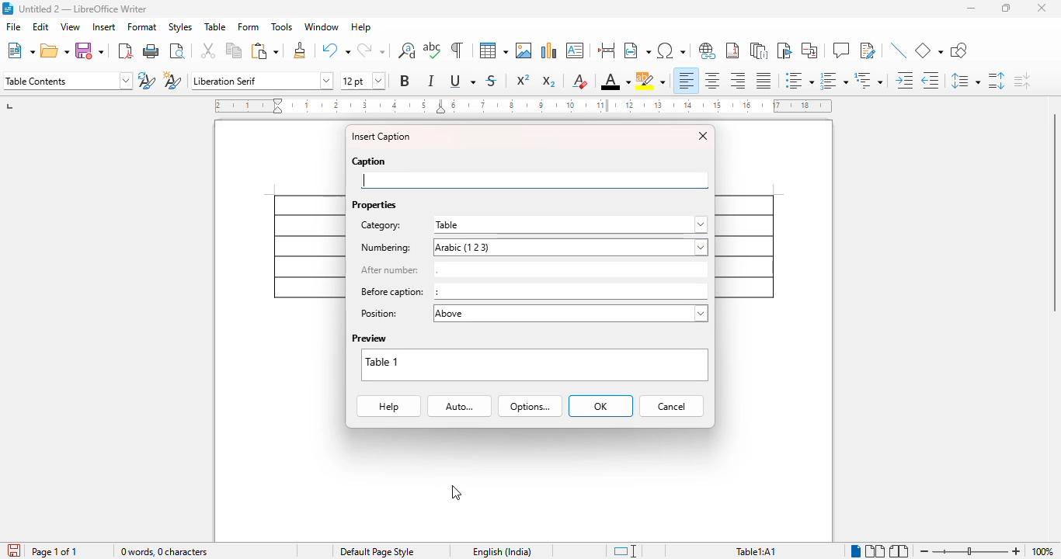 This screenshot has width=1061, height=559. Describe the element at coordinates (503, 552) in the screenshot. I see `text language` at that location.